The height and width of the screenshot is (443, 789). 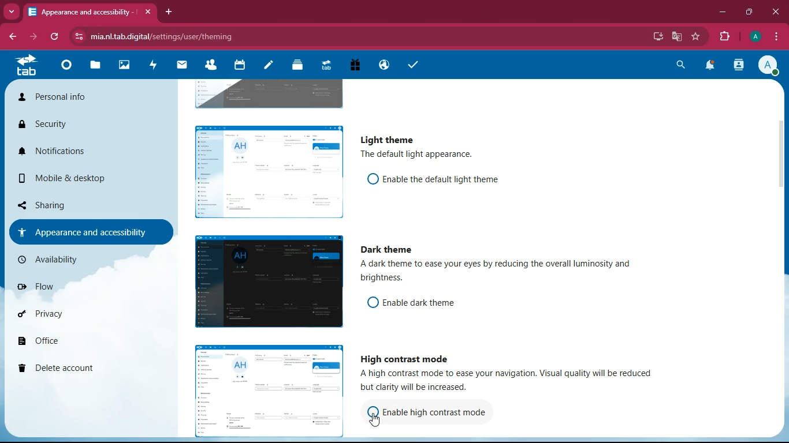 What do you see at coordinates (73, 343) in the screenshot?
I see `office` at bounding box center [73, 343].